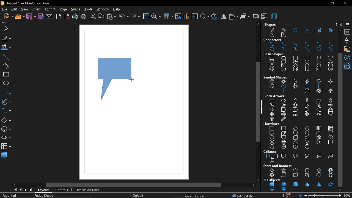 Image resolution: width=352 pixels, height=198 pixels. I want to click on flowchart, so click(6, 146).